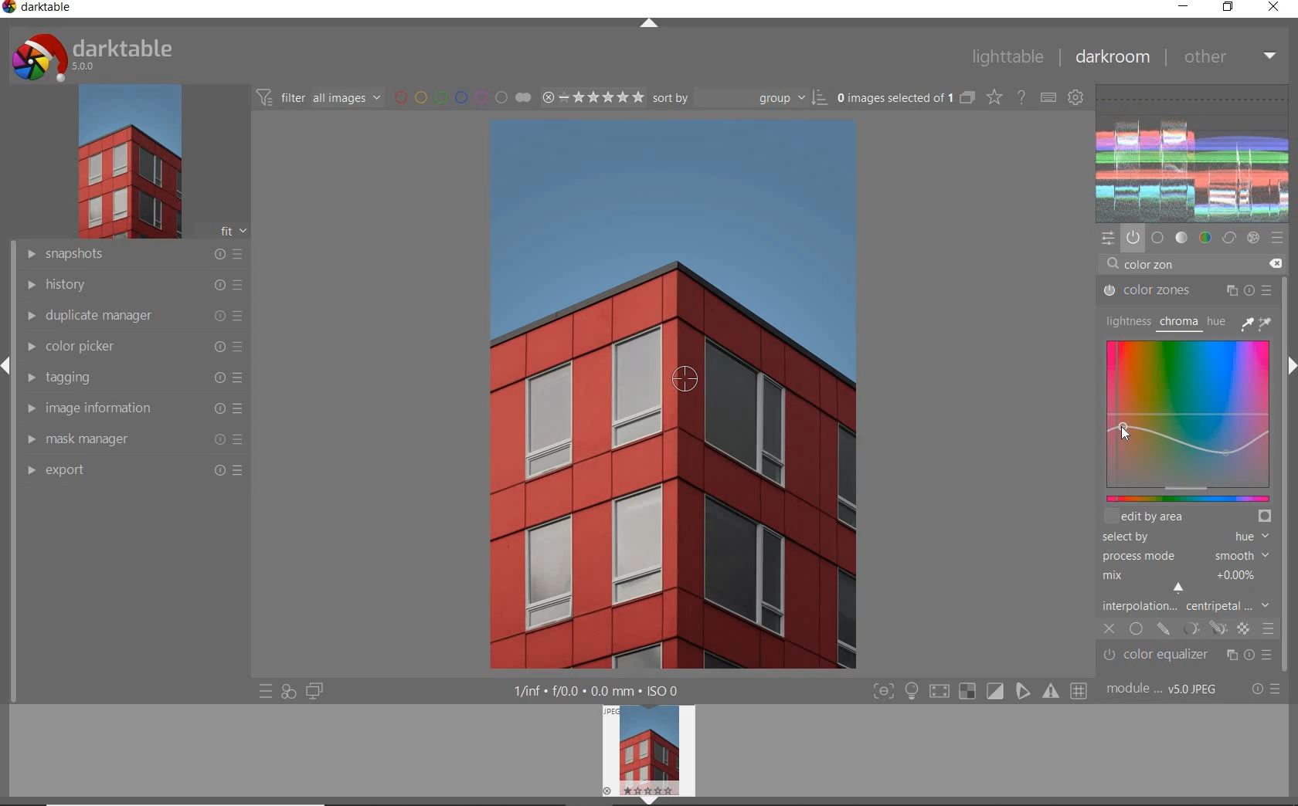 This screenshot has width=1298, height=806. I want to click on minimize, so click(1184, 8).